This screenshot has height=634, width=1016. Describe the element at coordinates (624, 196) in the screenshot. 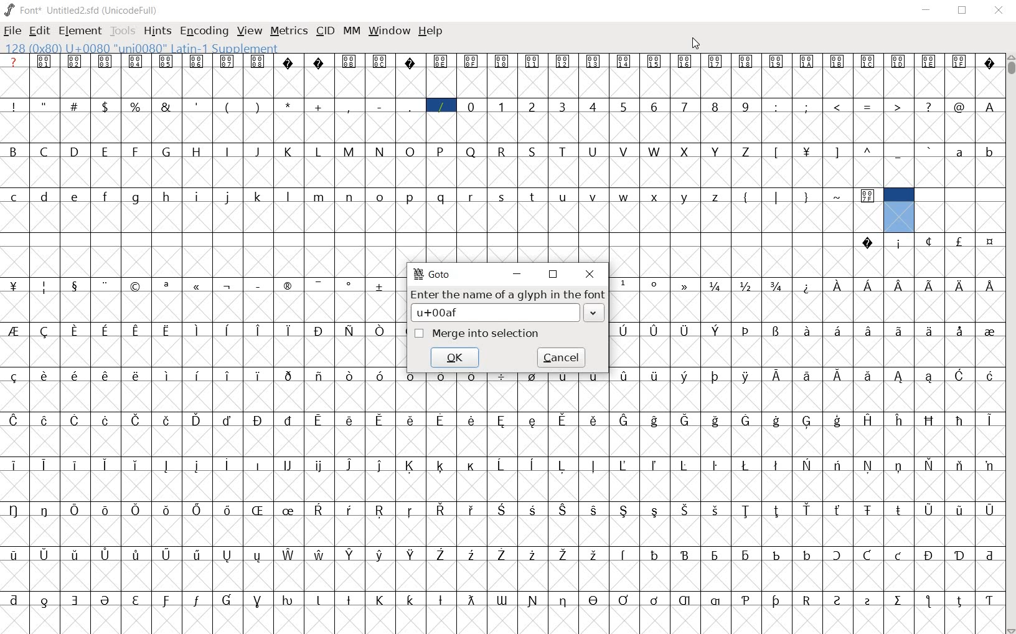

I see `w` at that location.